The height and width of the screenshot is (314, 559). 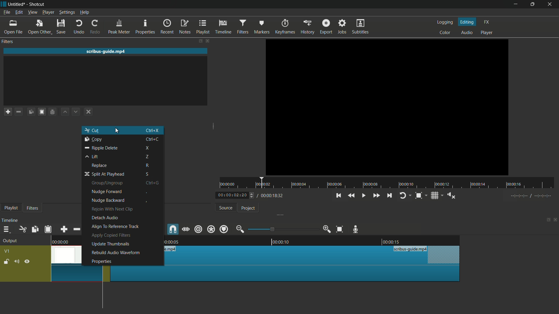 What do you see at coordinates (115, 226) in the screenshot?
I see `align to reference track` at bounding box center [115, 226].